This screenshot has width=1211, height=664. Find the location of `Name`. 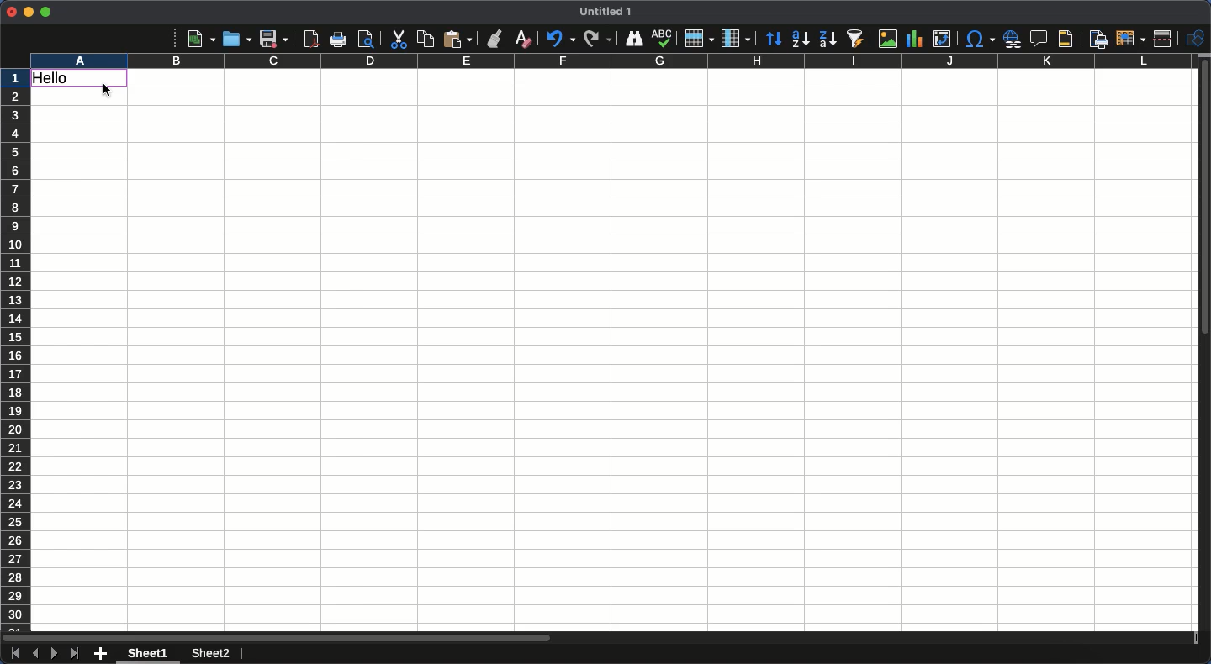

Name is located at coordinates (608, 11).